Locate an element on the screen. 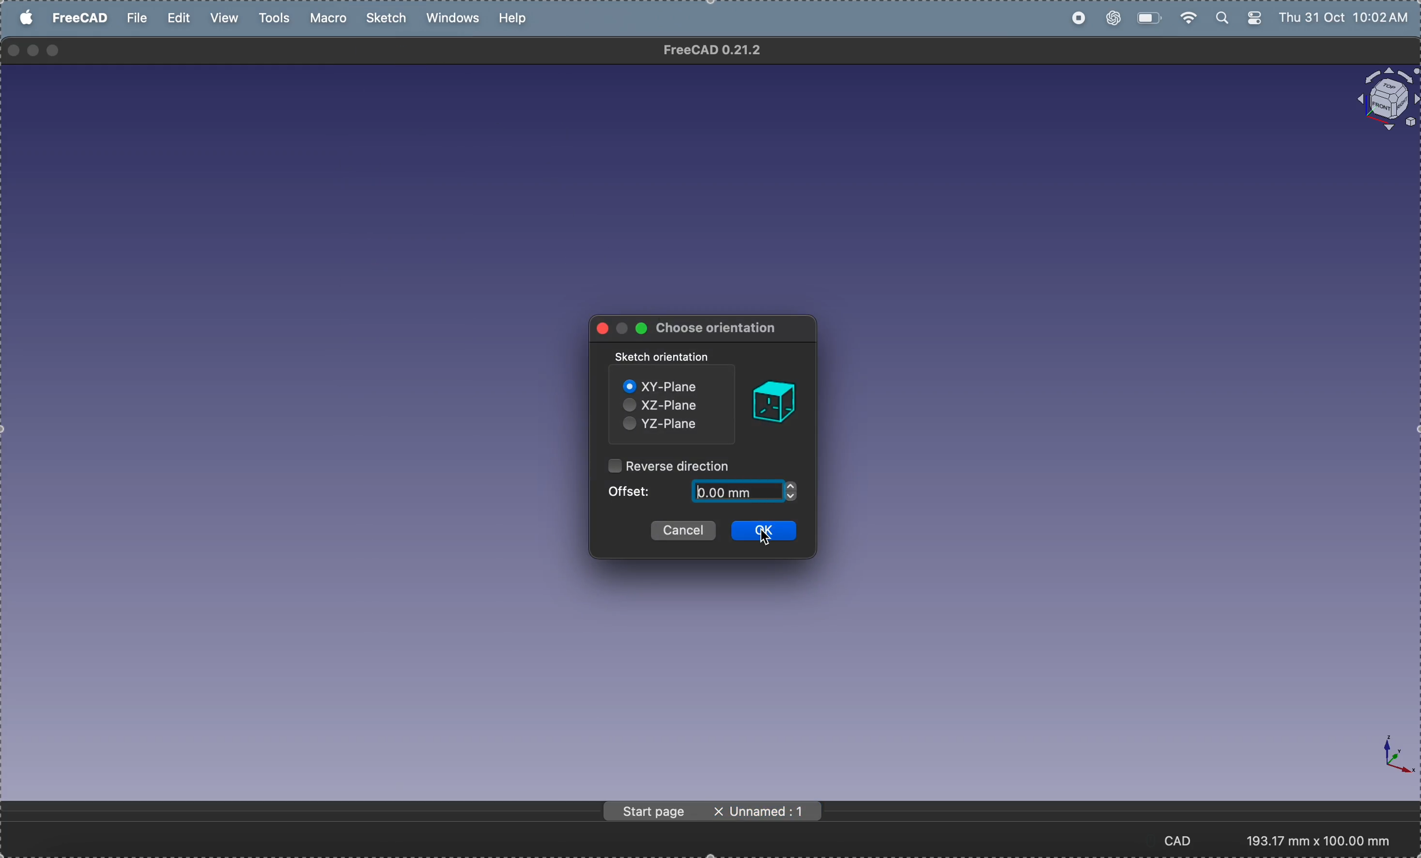 The image size is (1421, 858). axis is located at coordinates (1386, 753).